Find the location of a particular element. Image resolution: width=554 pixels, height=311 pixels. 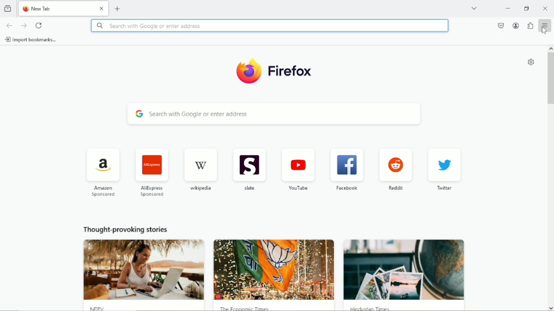

image is located at coordinates (274, 270).